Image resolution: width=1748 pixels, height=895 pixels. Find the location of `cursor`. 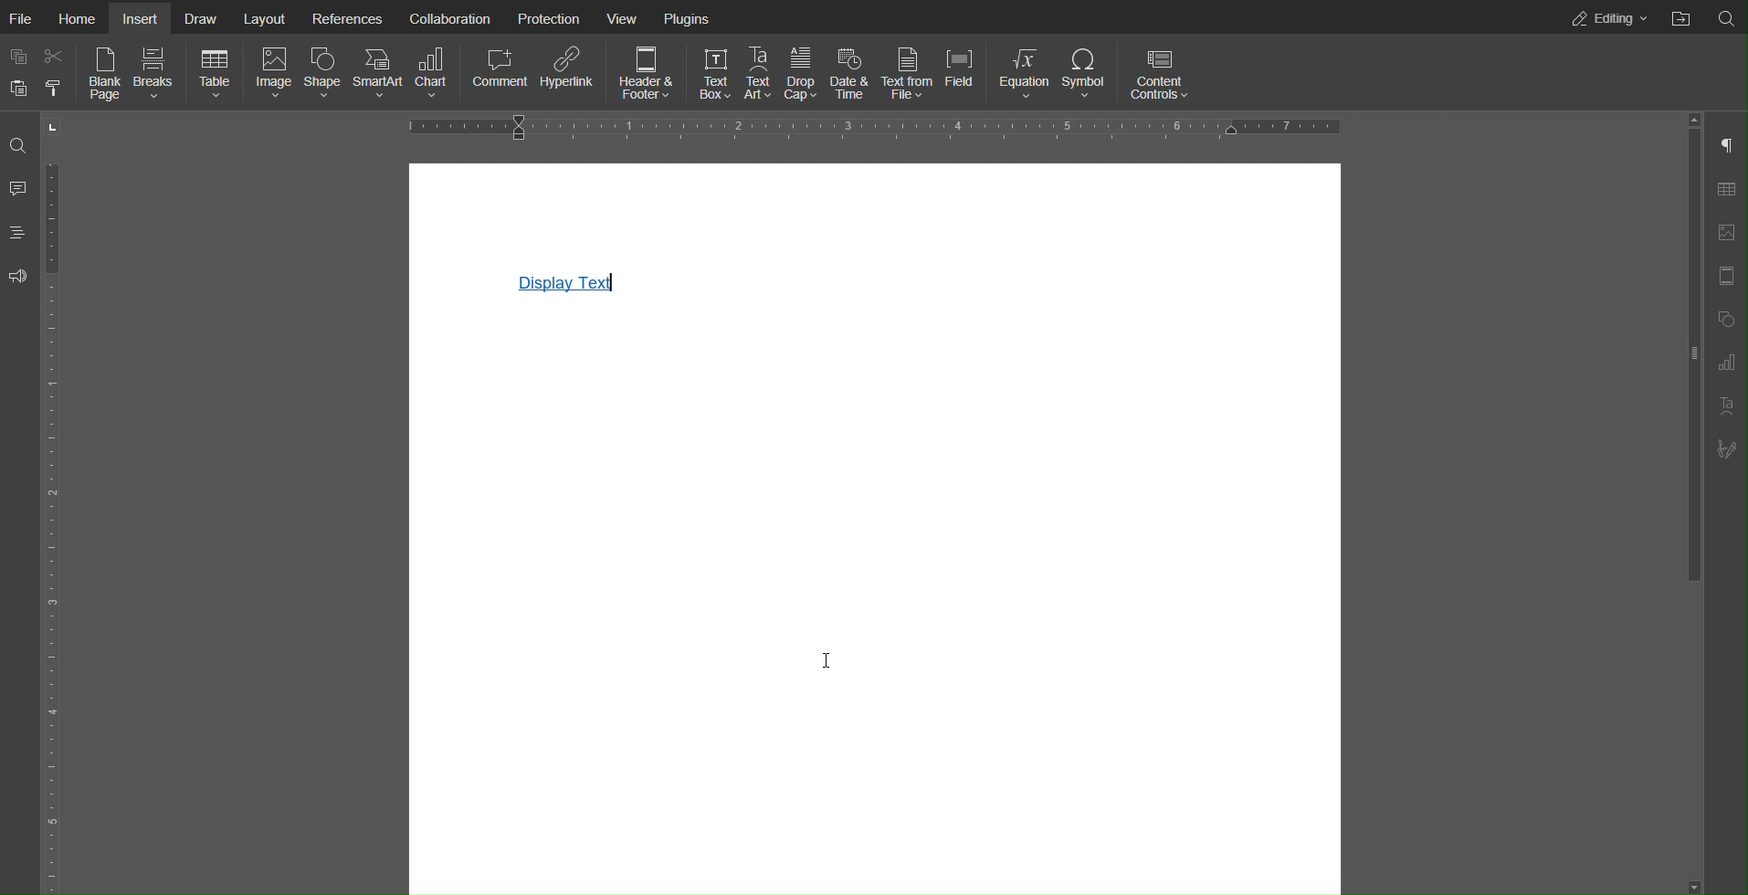

cursor is located at coordinates (823, 663).